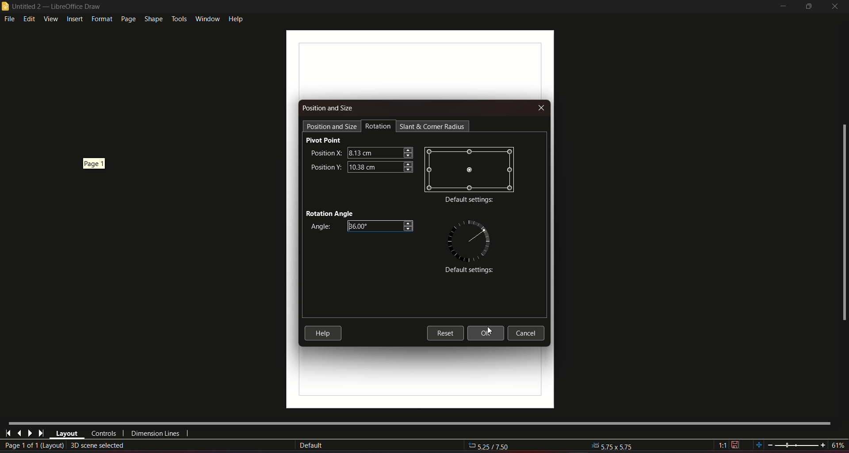 This screenshot has width=849, height=453. What do you see at coordinates (380, 166) in the screenshot?
I see `textbox` at bounding box center [380, 166].